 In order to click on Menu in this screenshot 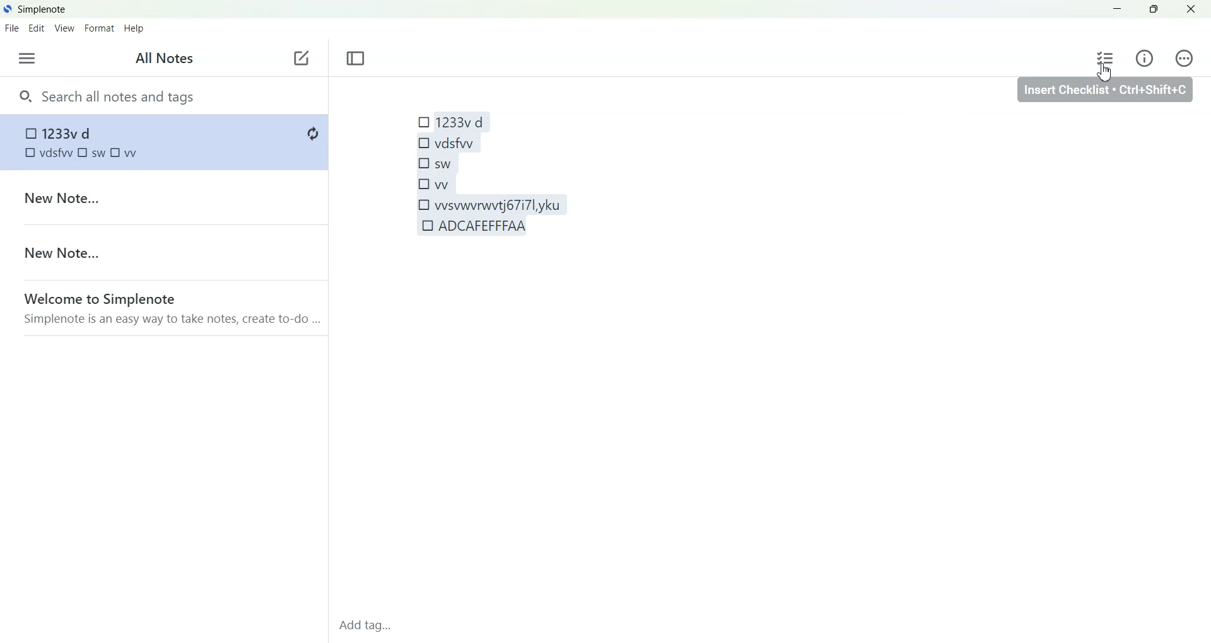, I will do `click(27, 59)`.